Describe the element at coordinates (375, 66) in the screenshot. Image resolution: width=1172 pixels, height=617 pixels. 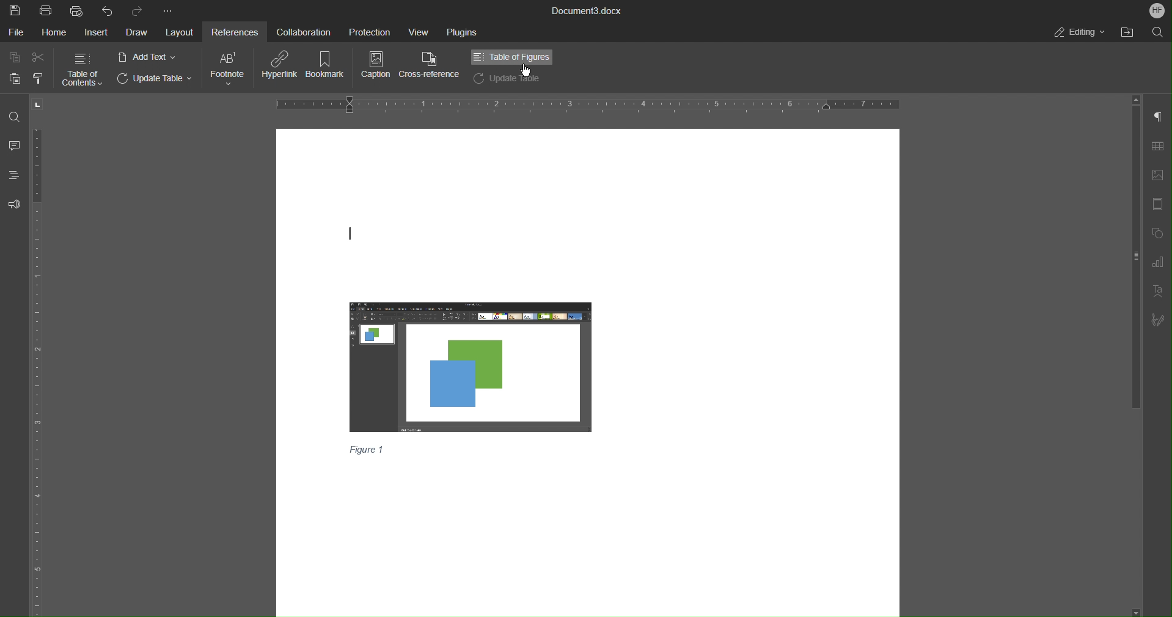
I see `Caption` at that location.